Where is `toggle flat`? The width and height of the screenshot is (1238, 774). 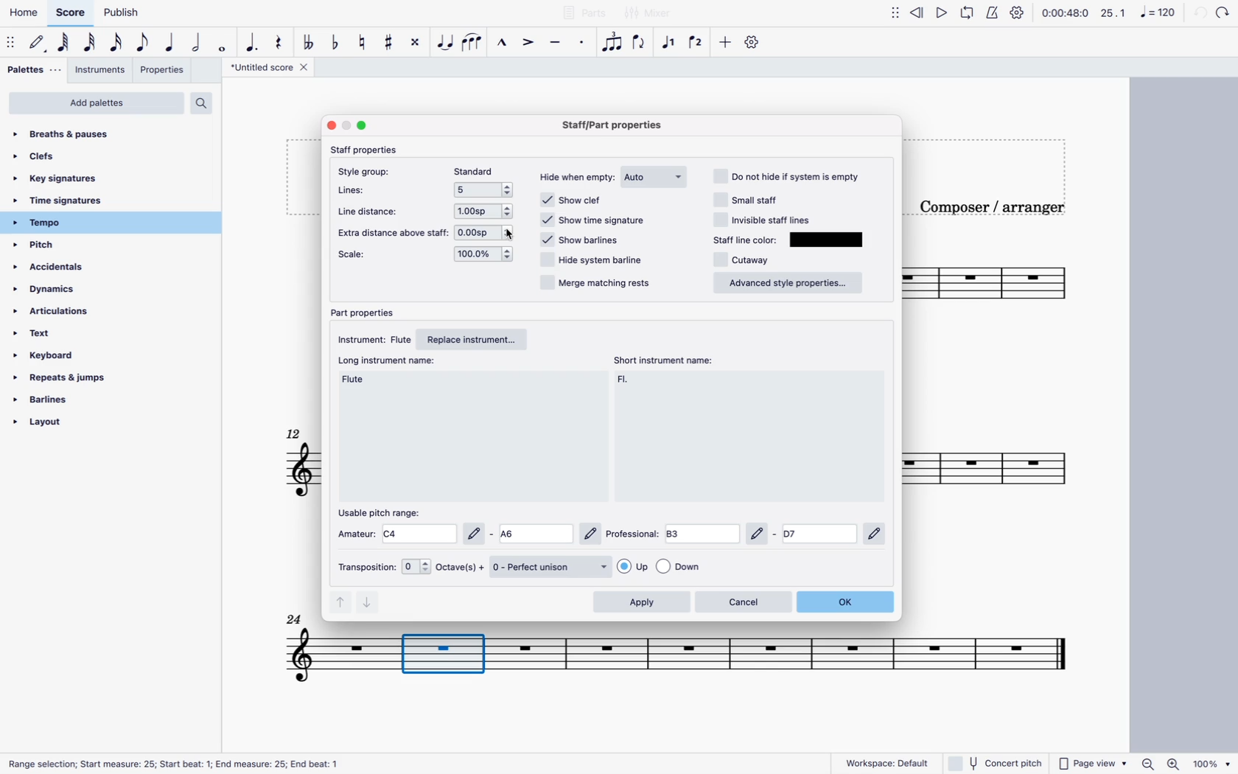 toggle flat is located at coordinates (308, 43).